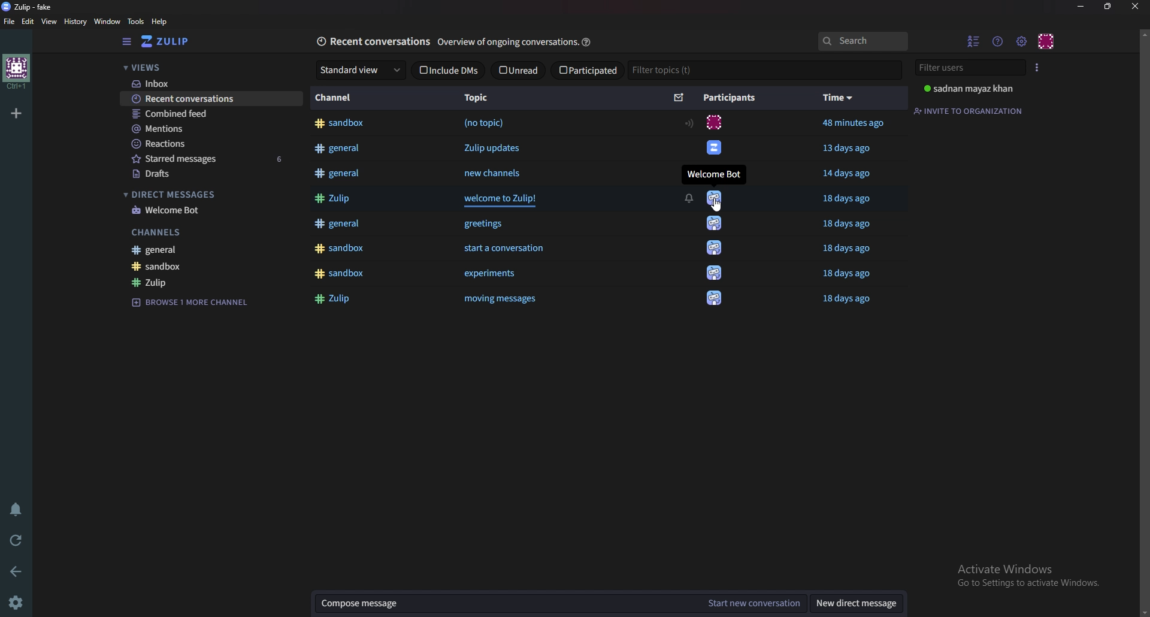 Image resolution: width=1150 pixels, height=617 pixels. What do you see at coordinates (732, 98) in the screenshot?
I see `Participants` at bounding box center [732, 98].